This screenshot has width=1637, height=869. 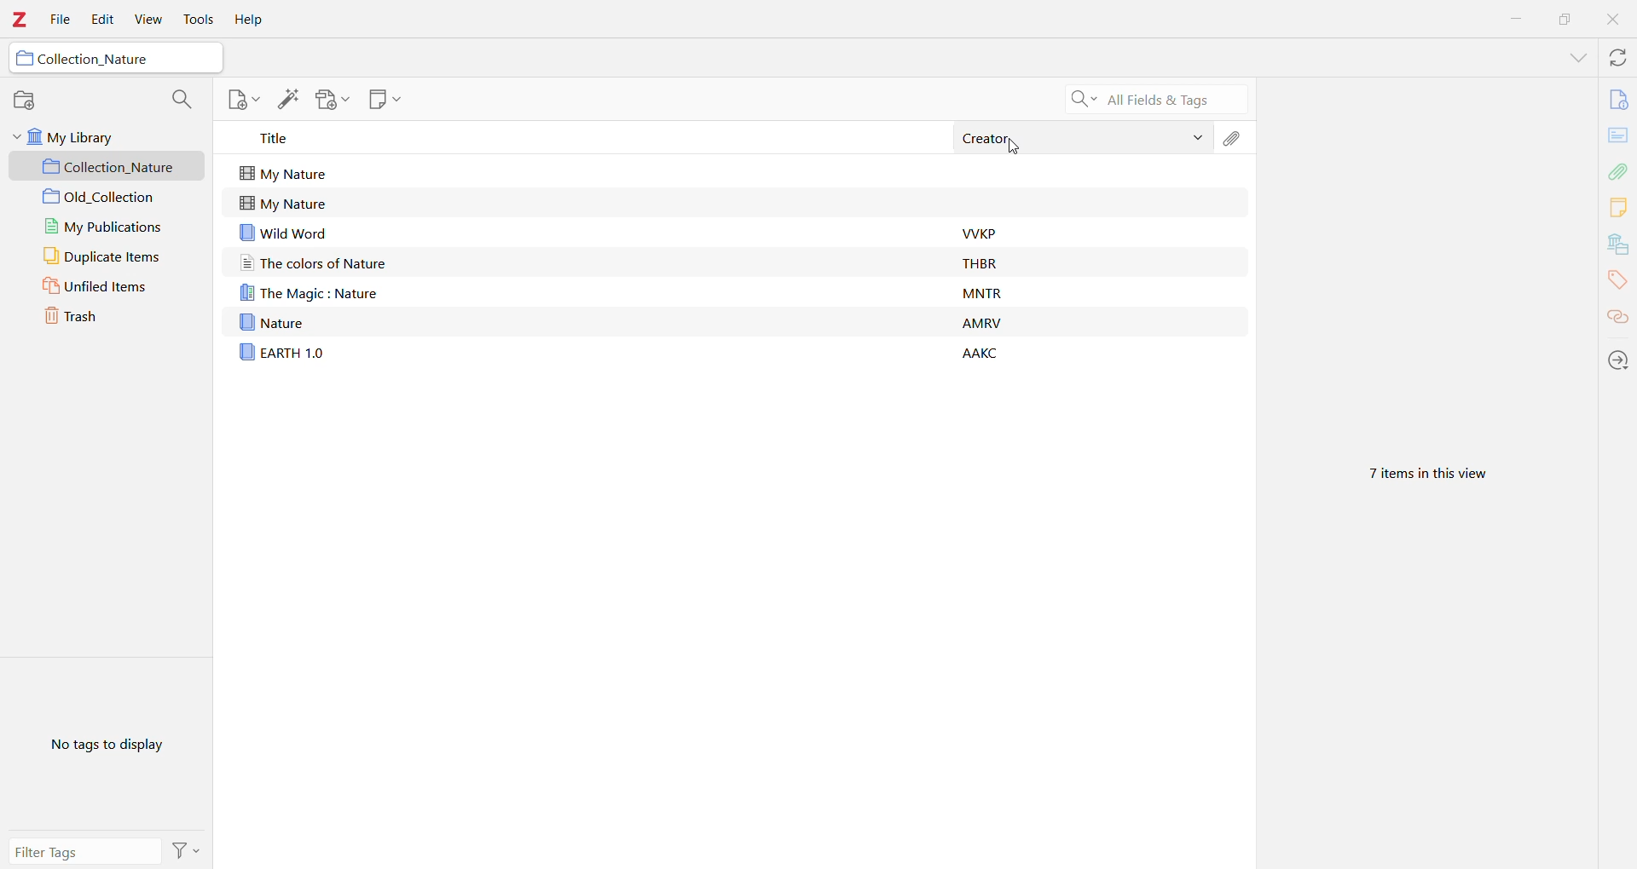 What do you see at coordinates (1576, 56) in the screenshot?
I see `List All Tabs` at bounding box center [1576, 56].